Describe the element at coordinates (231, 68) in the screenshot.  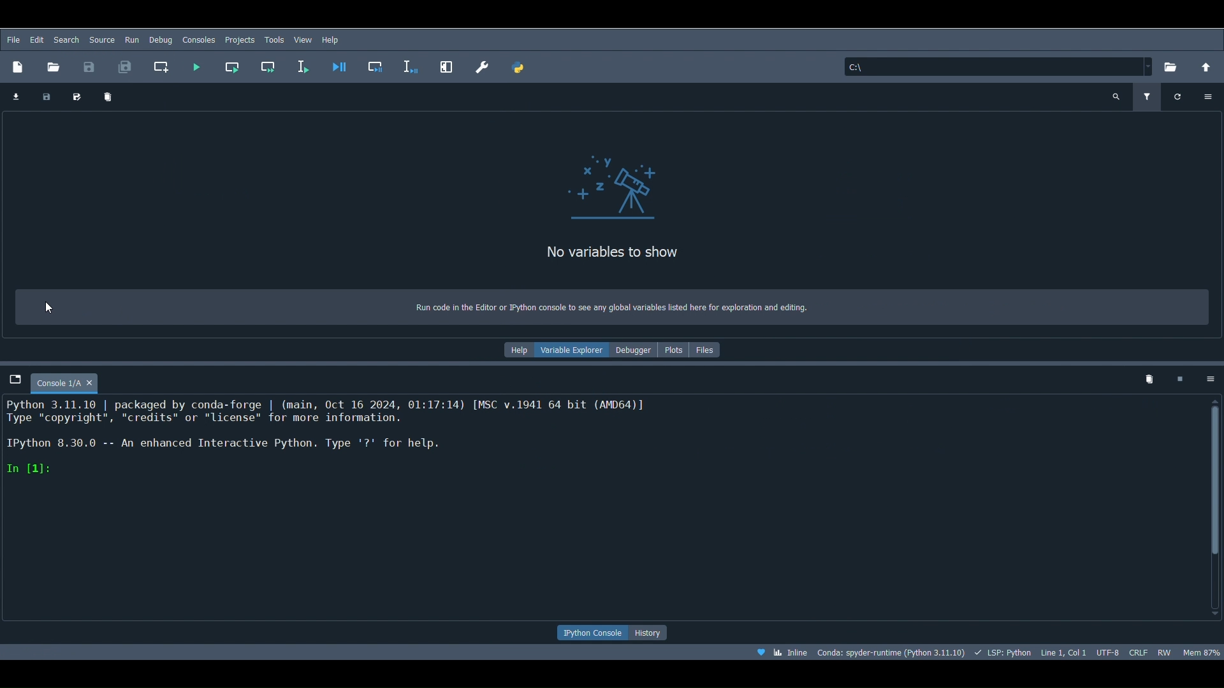
I see `Run current cell (Ctrl + Return)` at that location.